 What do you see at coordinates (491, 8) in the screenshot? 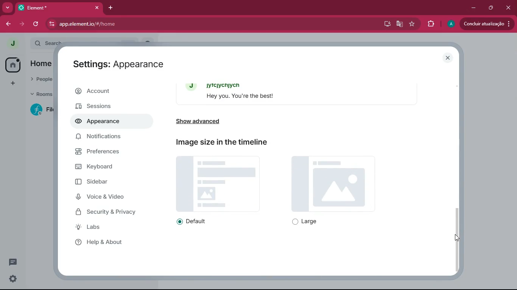
I see `maximize` at bounding box center [491, 8].